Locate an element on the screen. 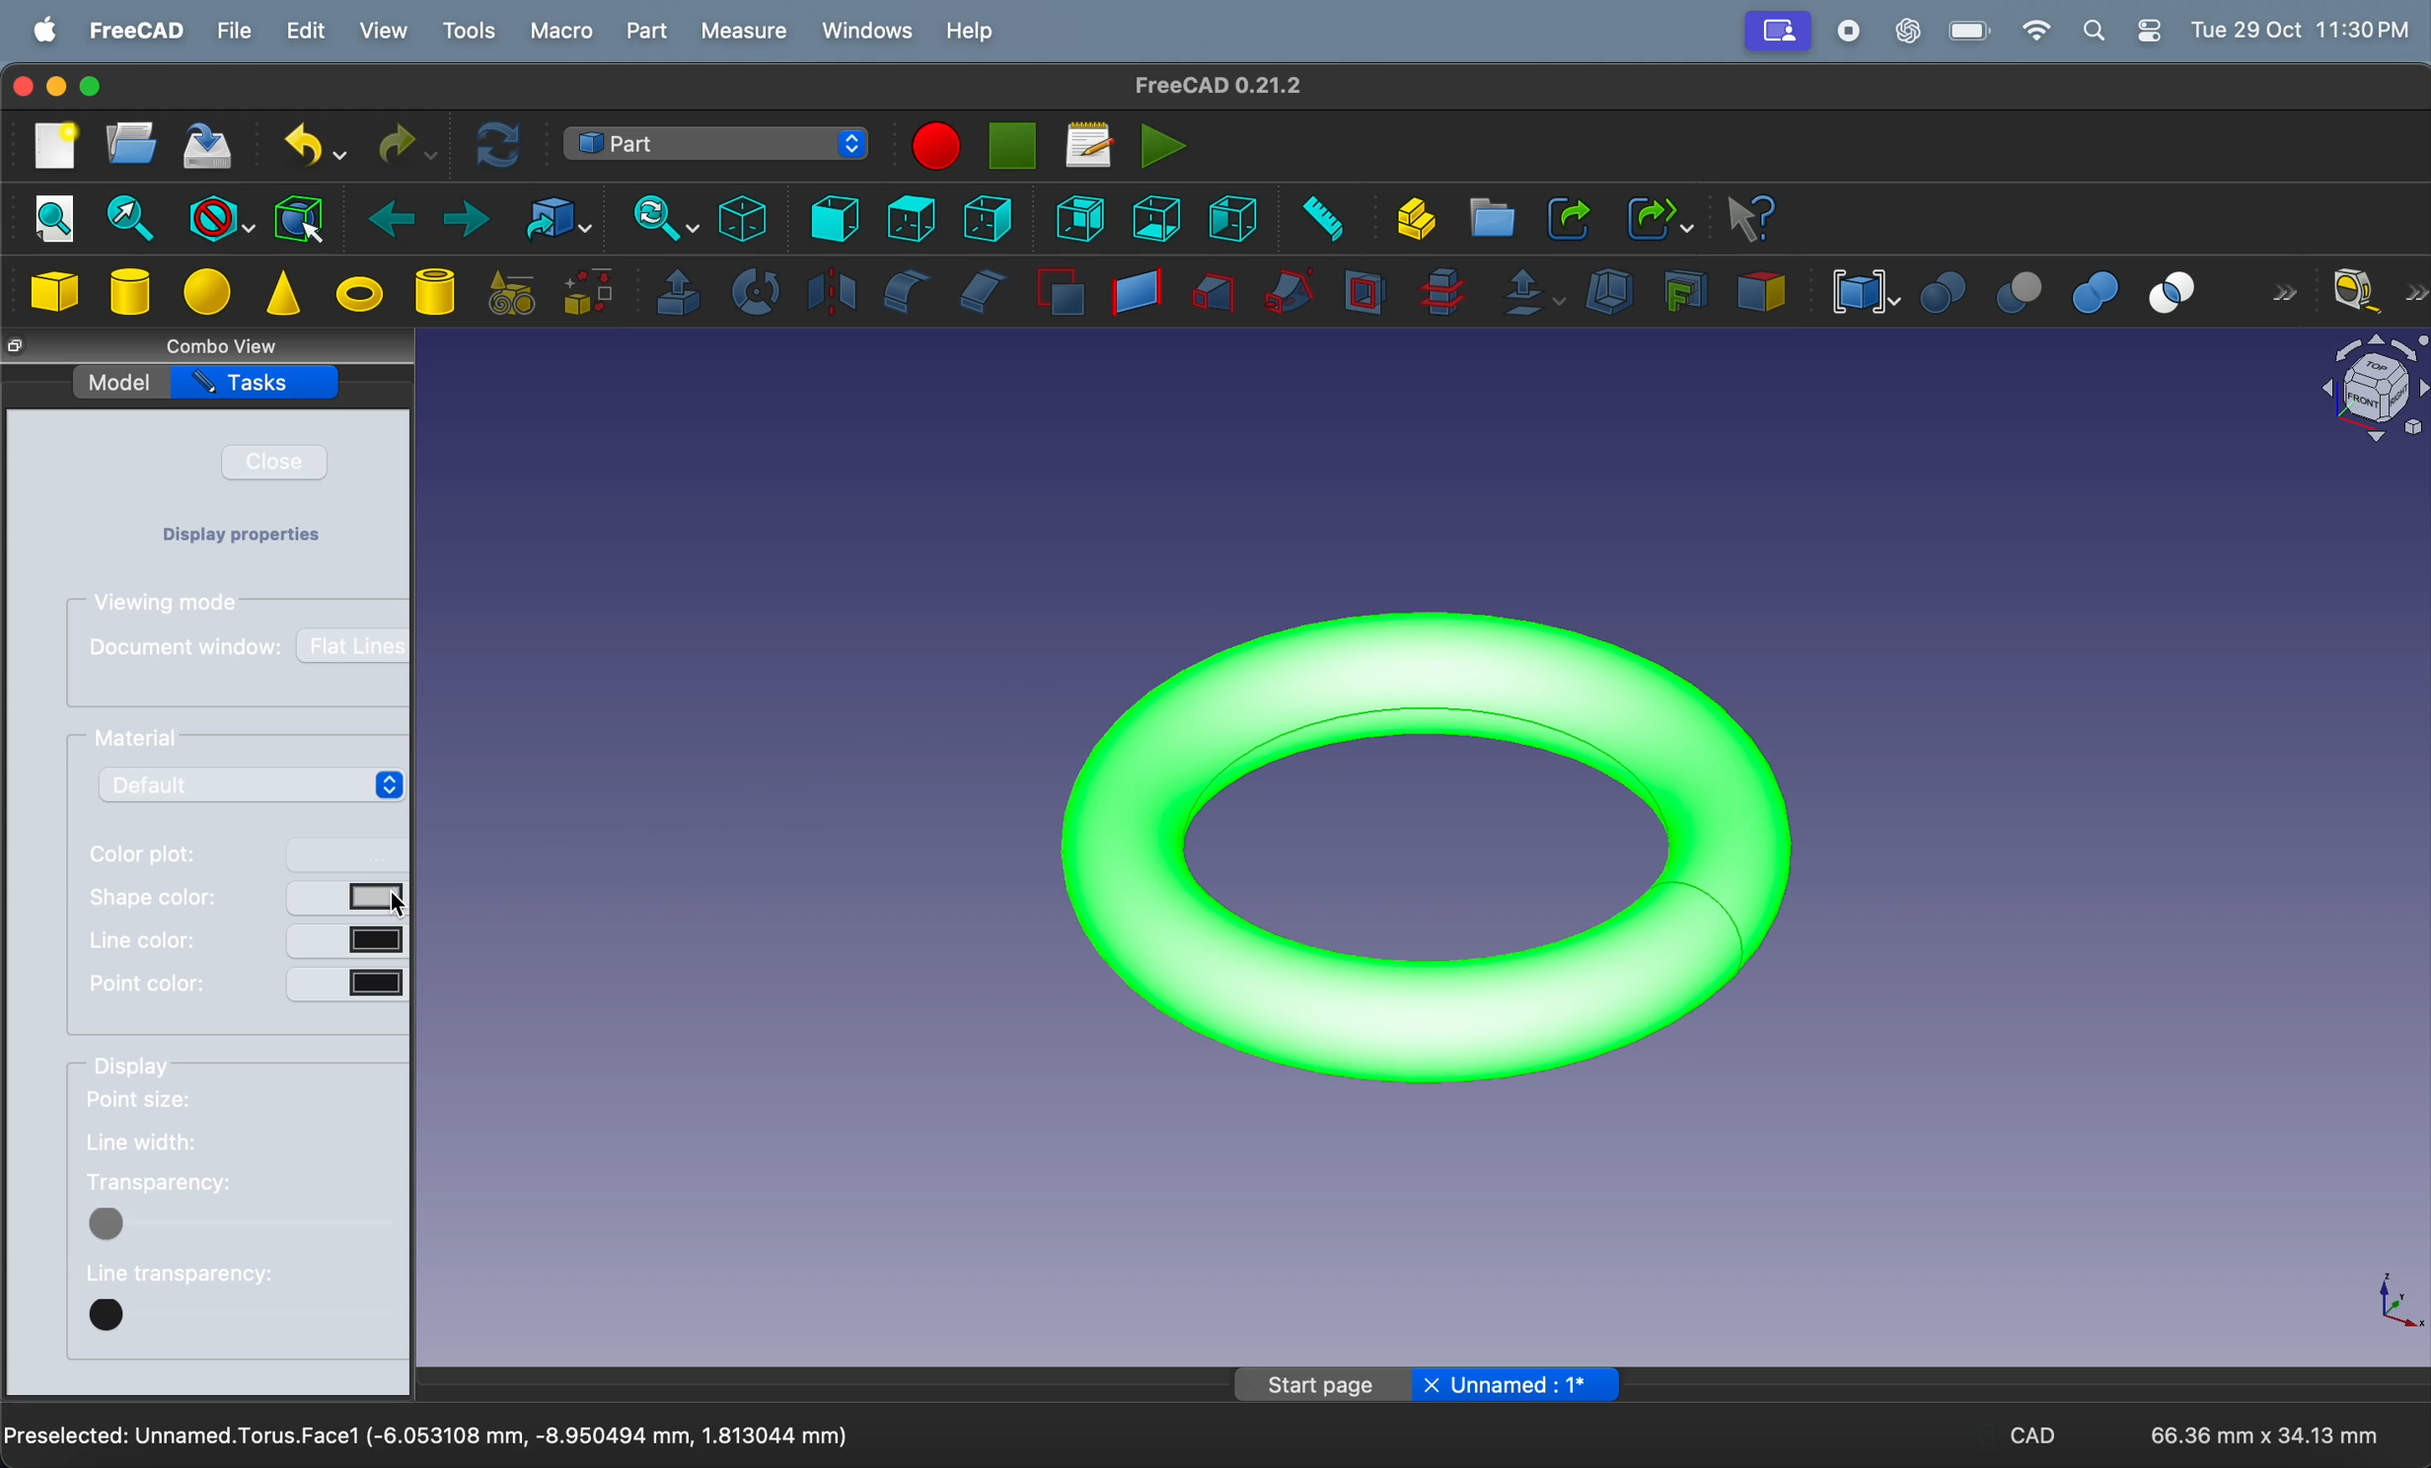 This screenshot has width=2431, height=1468. flat lines is located at coordinates (351, 647).